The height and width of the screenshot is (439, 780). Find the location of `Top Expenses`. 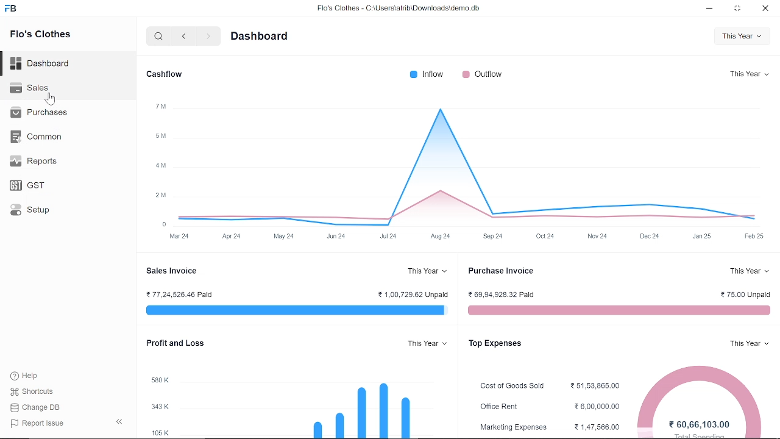

Top Expenses is located at coordinates (495, 344).